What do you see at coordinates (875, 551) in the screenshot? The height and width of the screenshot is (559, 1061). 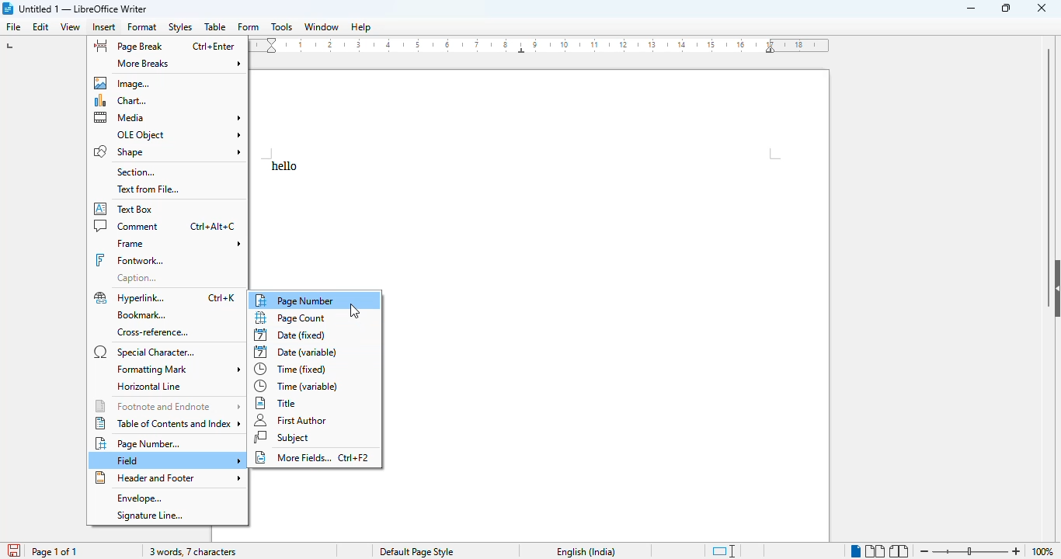 I see `multi-page view` at bounding box center [875, 551].